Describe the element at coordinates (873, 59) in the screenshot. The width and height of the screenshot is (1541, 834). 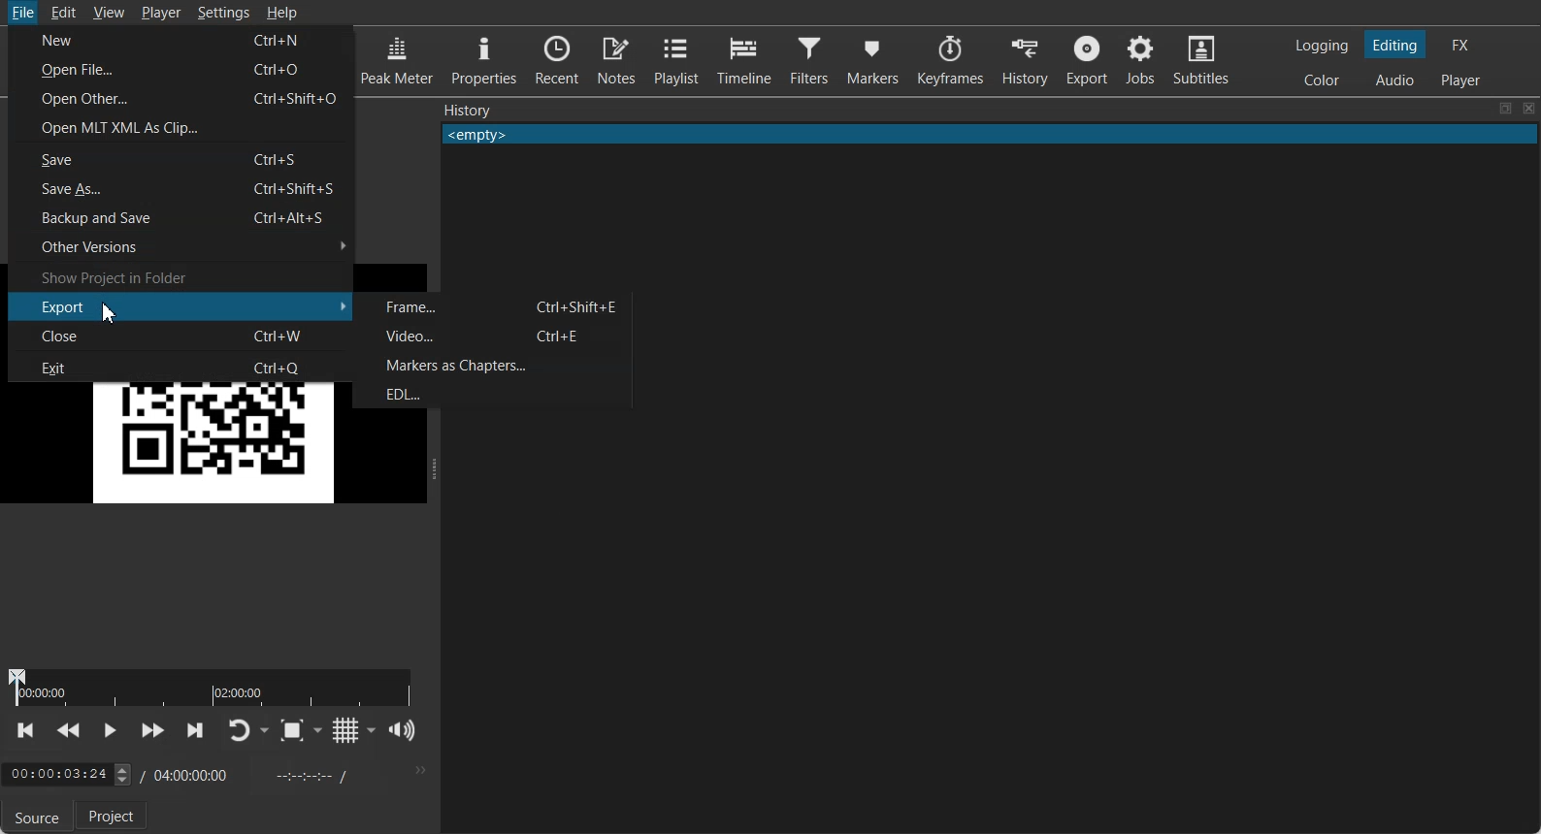
I see `Markers` at that location.